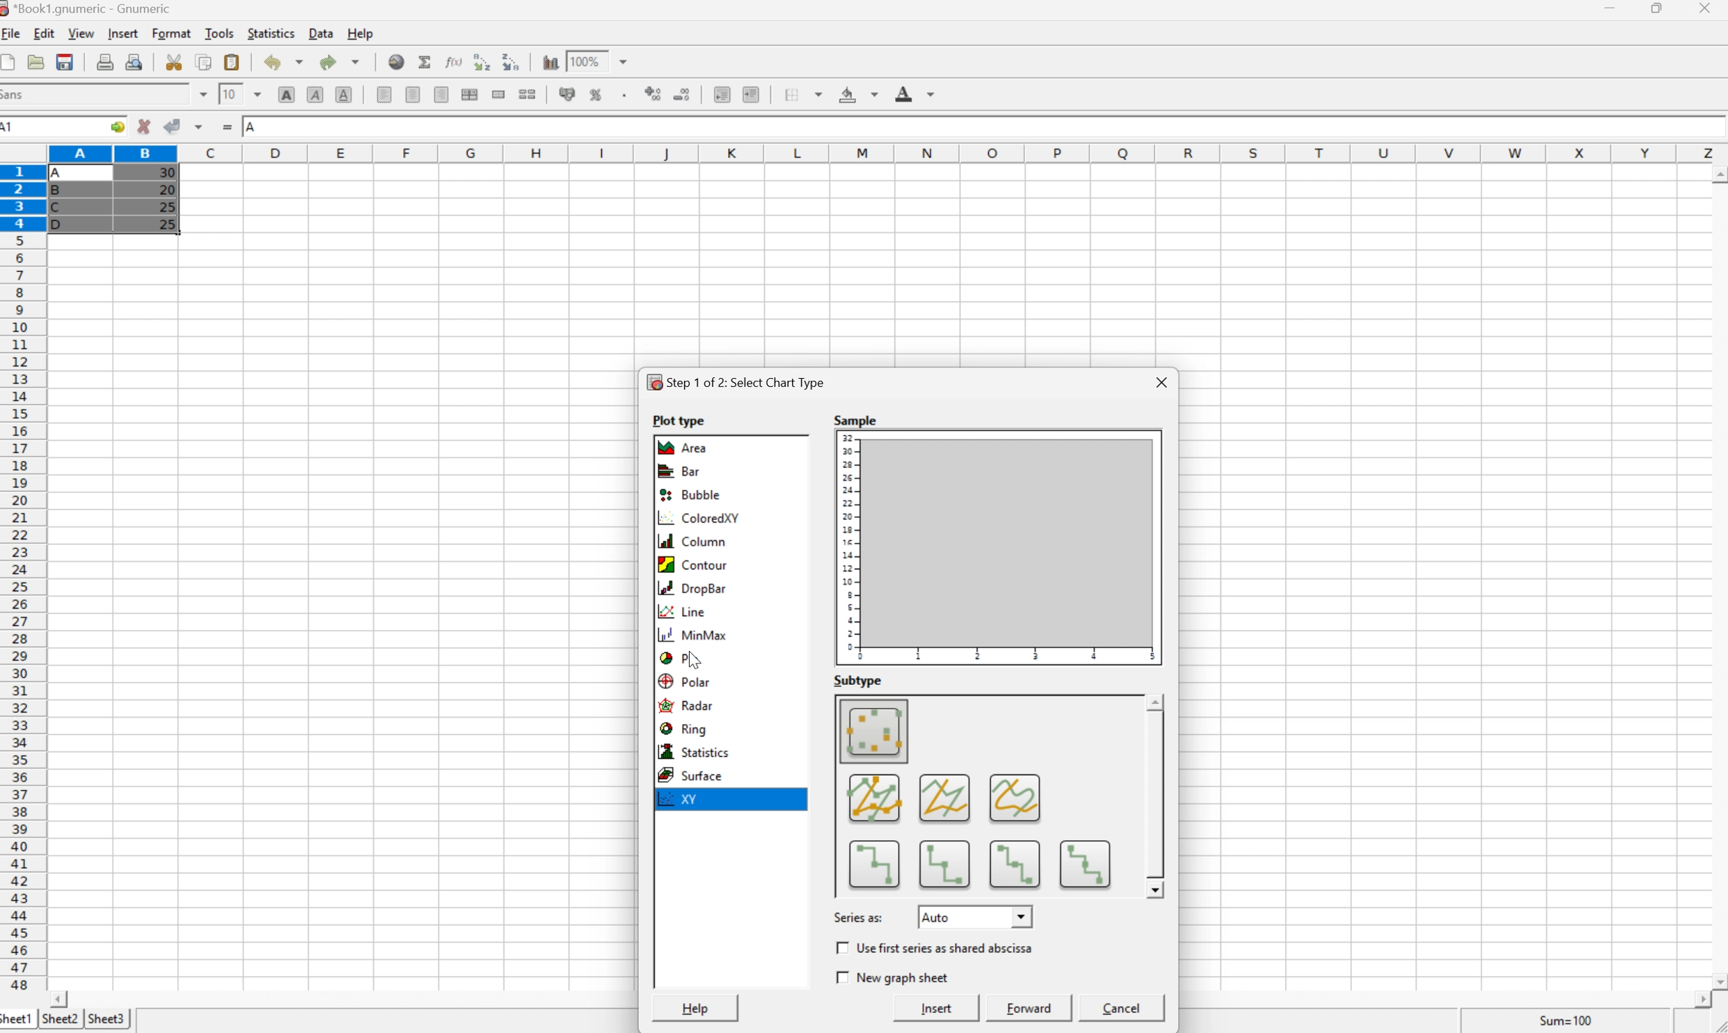  What do you see at coordinates (35, 61) in the screenshot?
I see `Open a file` at bounding box center [35, 61].